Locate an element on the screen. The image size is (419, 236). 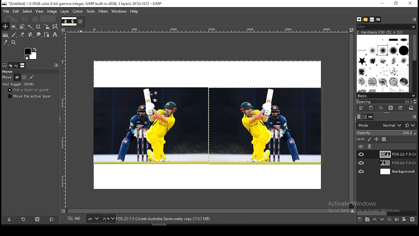
colors is located at coordinates (30, 53).